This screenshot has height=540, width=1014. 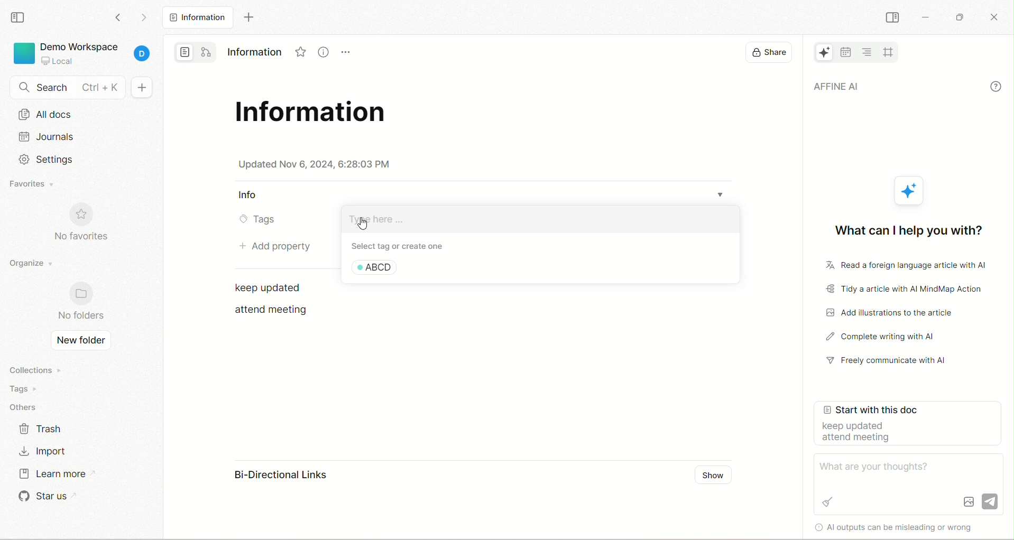 What do you see at coordinates (197, 17) in the screenshot?
I see `new tab` at bounding box center [197, 17].